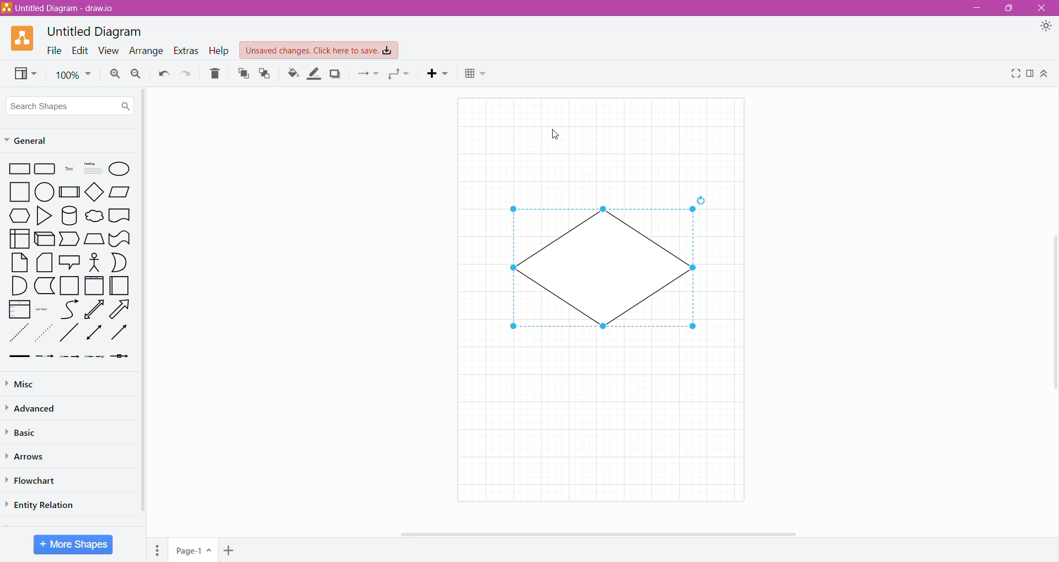 The image size is (1059, 562). Describe the element at coordinates (974, 8) in the screenshot. I see `Minimize` at that location.